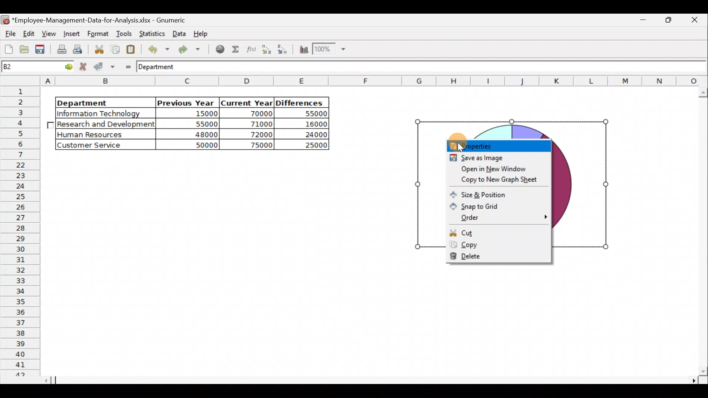 The width and height of the screenshot is (708, 398). What do you see at coordinates (221, 49) in the screenshot?
I see `Insert hyperlink` at bounding box center [221, 49].